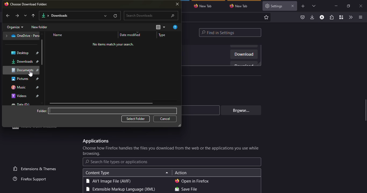 Image resolution: width=367 pixels, height=193 pixels. I want to click on folder, so click(42, 111).